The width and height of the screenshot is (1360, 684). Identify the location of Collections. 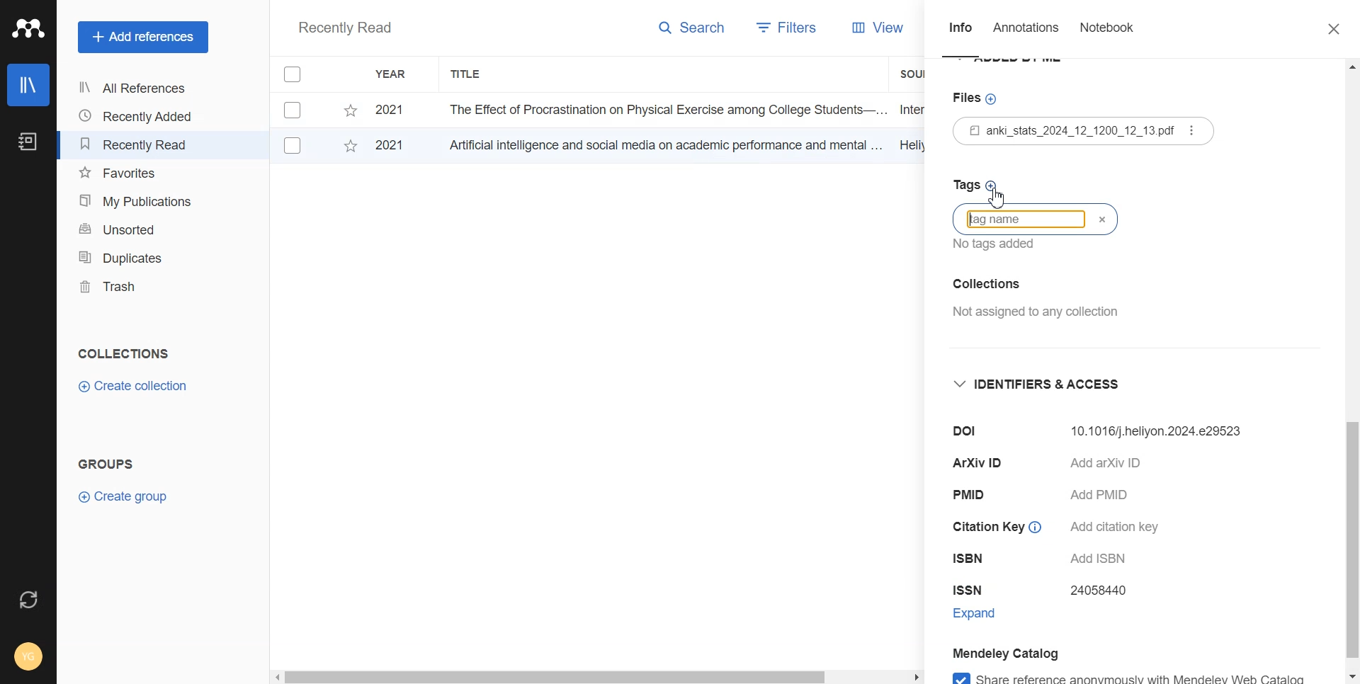
(123, 353).